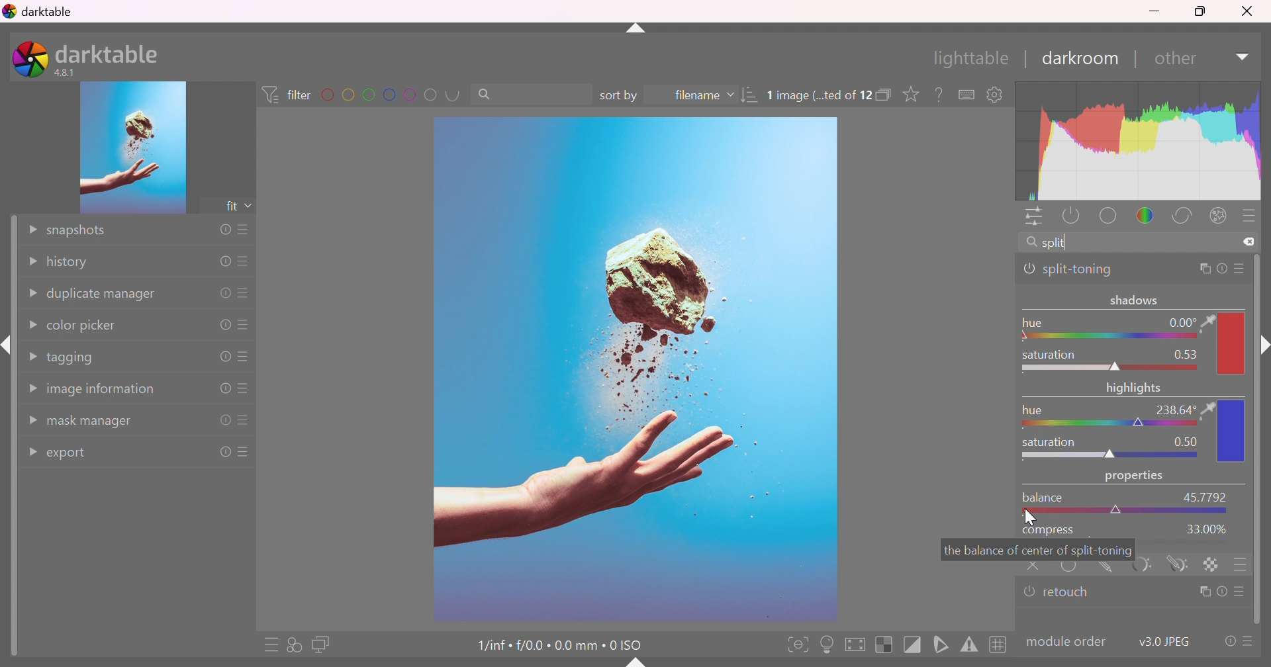 The height and width of the screenshot is (667, 1271). Describe the element at coordinates (857, 645) in the screenshot. I see `toggle high quality processing, if activated darktable processes image data as it does while exporting` at that location.